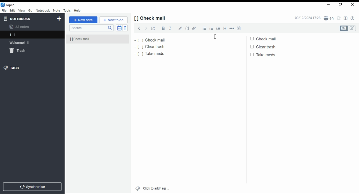 This screenshot has height=194, width=359. What do you see at coordinates (22, 11) in the screenshot?
I see `view` at bounding box center [22, 11].